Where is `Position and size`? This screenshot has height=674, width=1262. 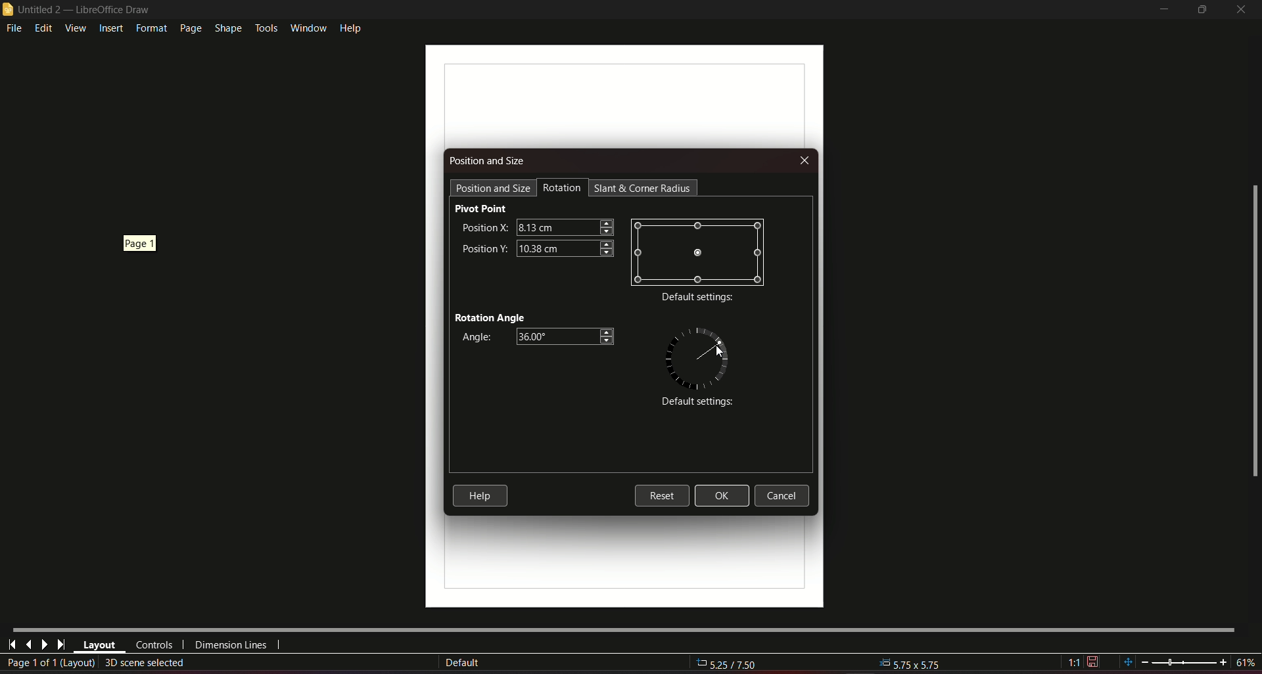
Position and size is located at coordinates (488, 161).